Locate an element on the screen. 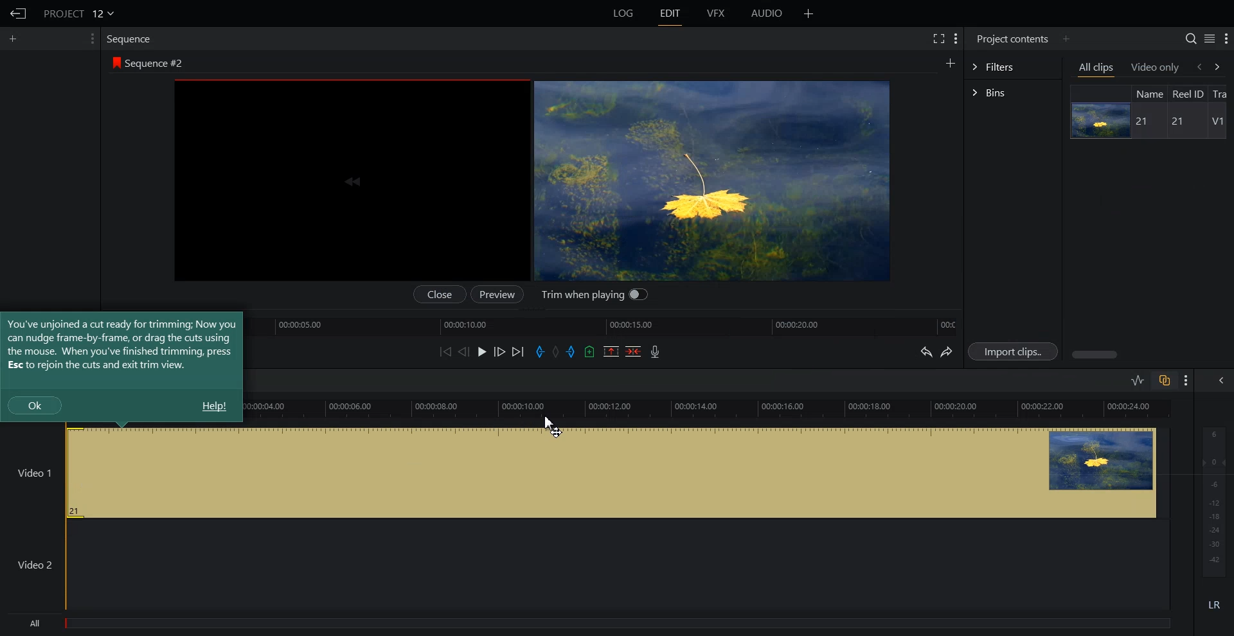  Add Panel is located at coordinates (14, 39).